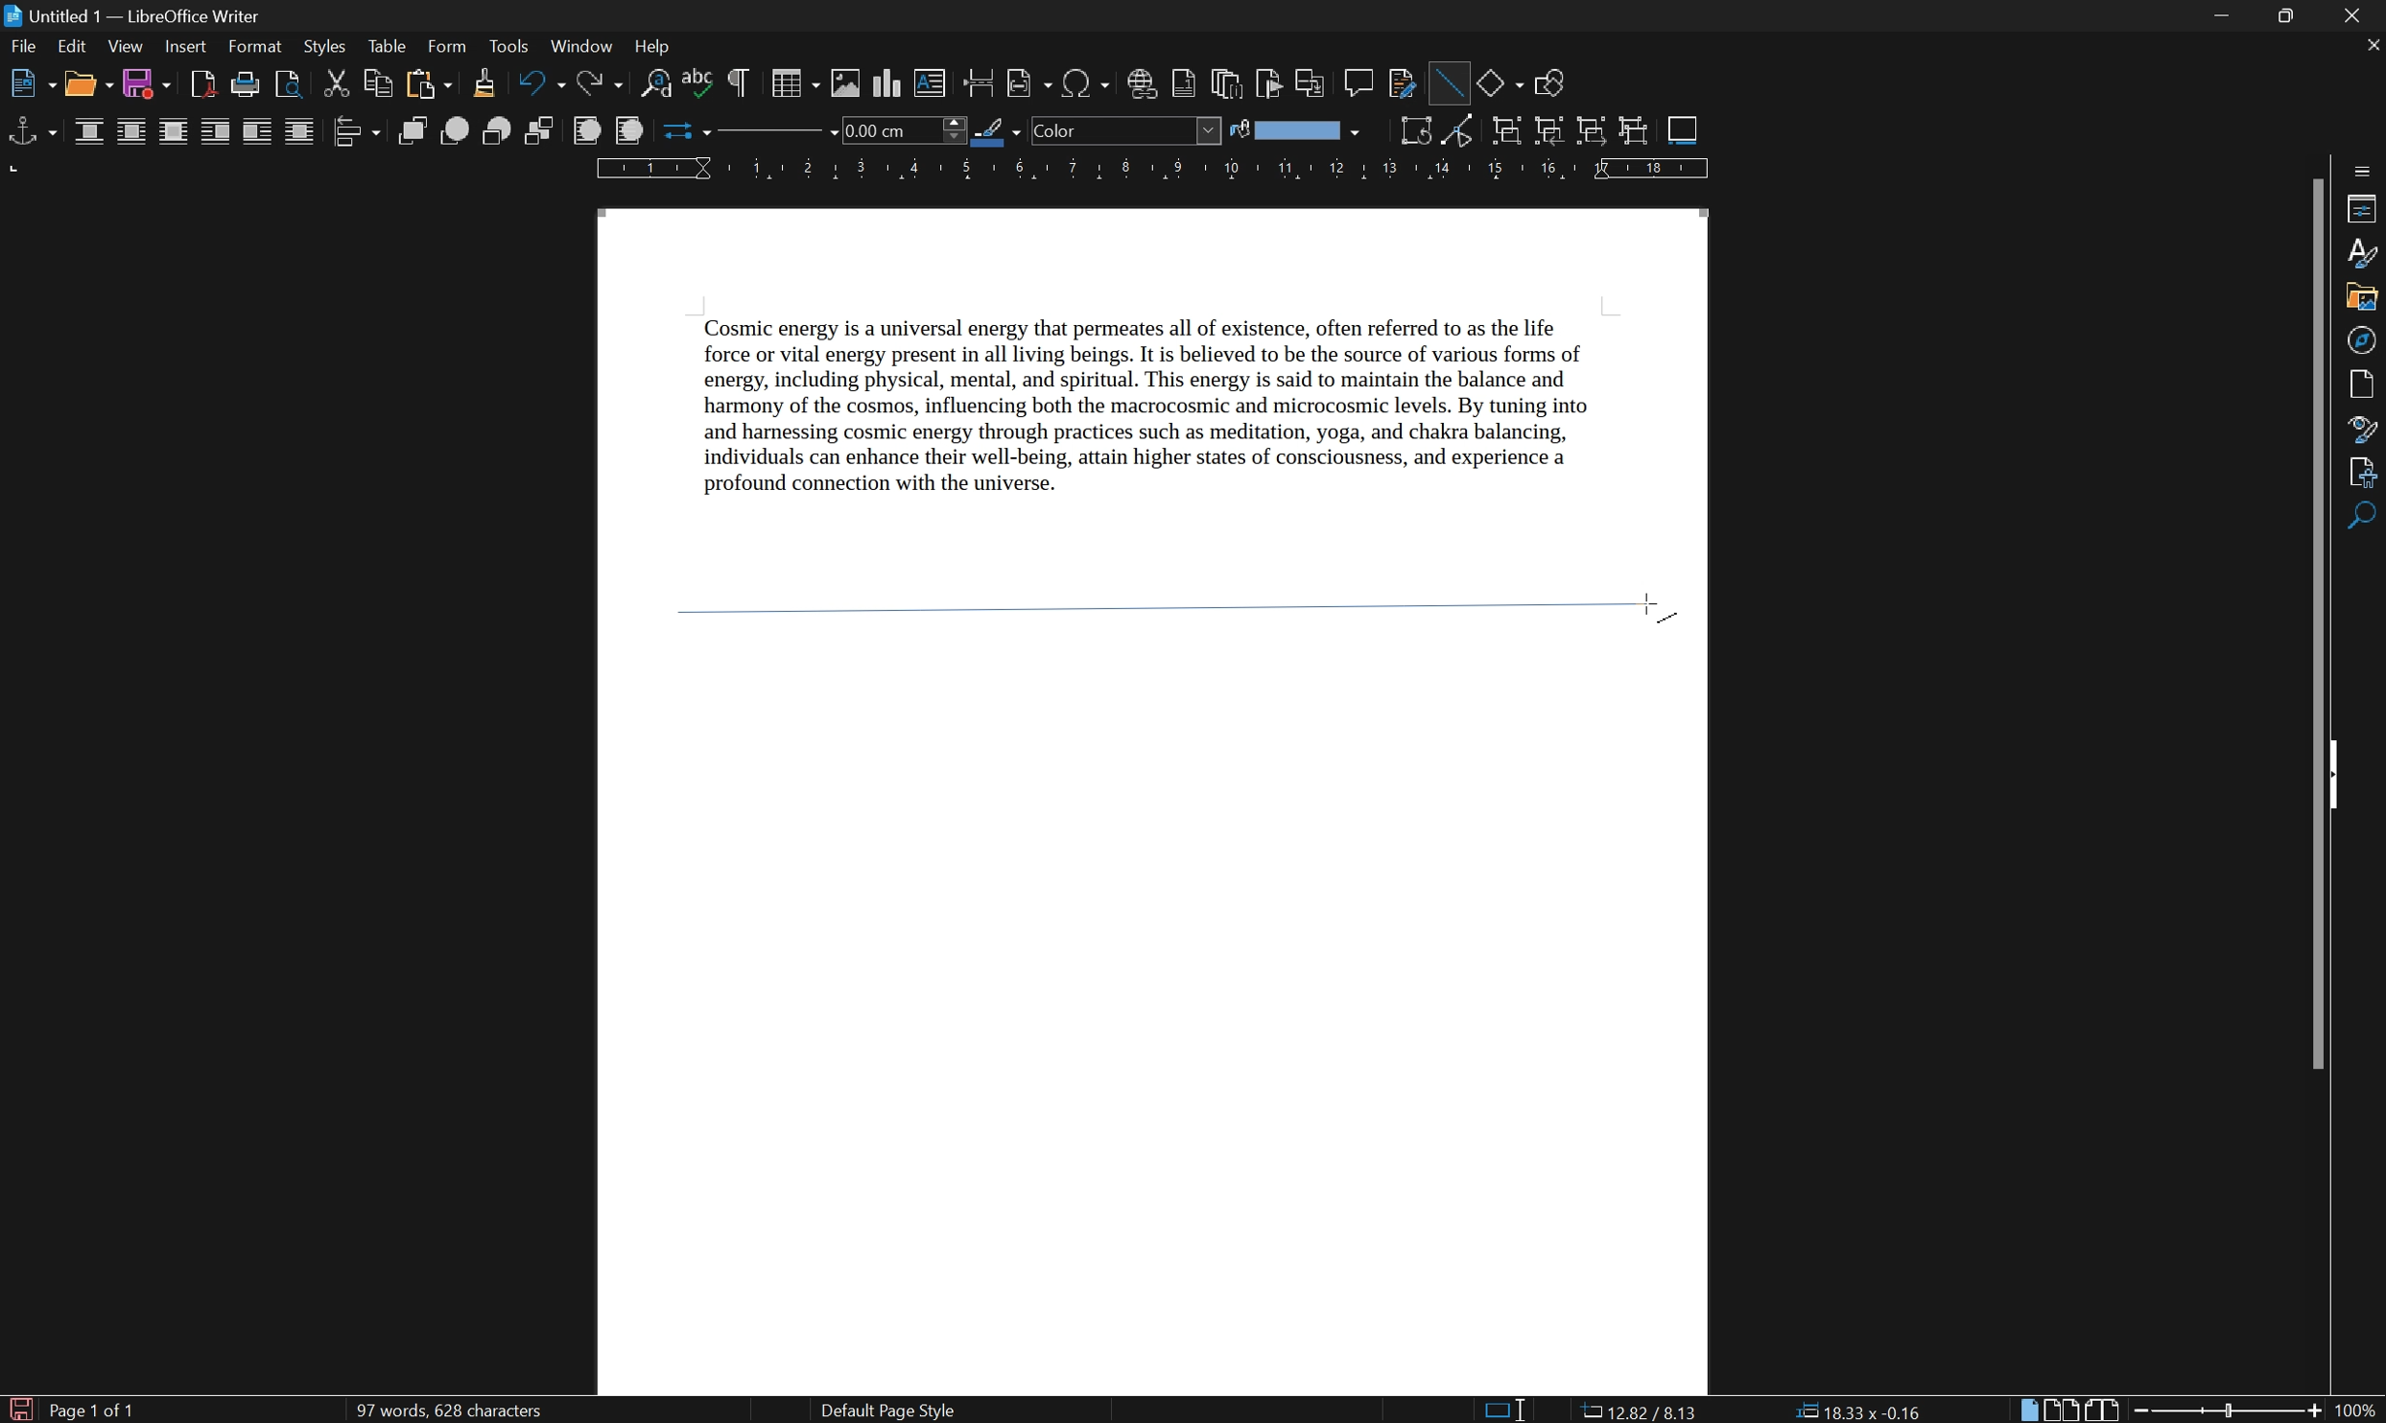 The image size is (2386, 1423). I want to click on rotate, so click(1417, 130).